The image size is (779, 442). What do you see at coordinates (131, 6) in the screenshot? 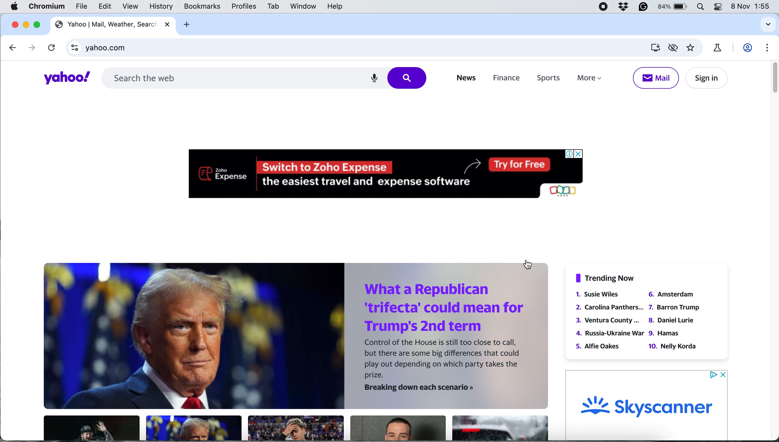
I see `view` at bounding box center [131, 6].